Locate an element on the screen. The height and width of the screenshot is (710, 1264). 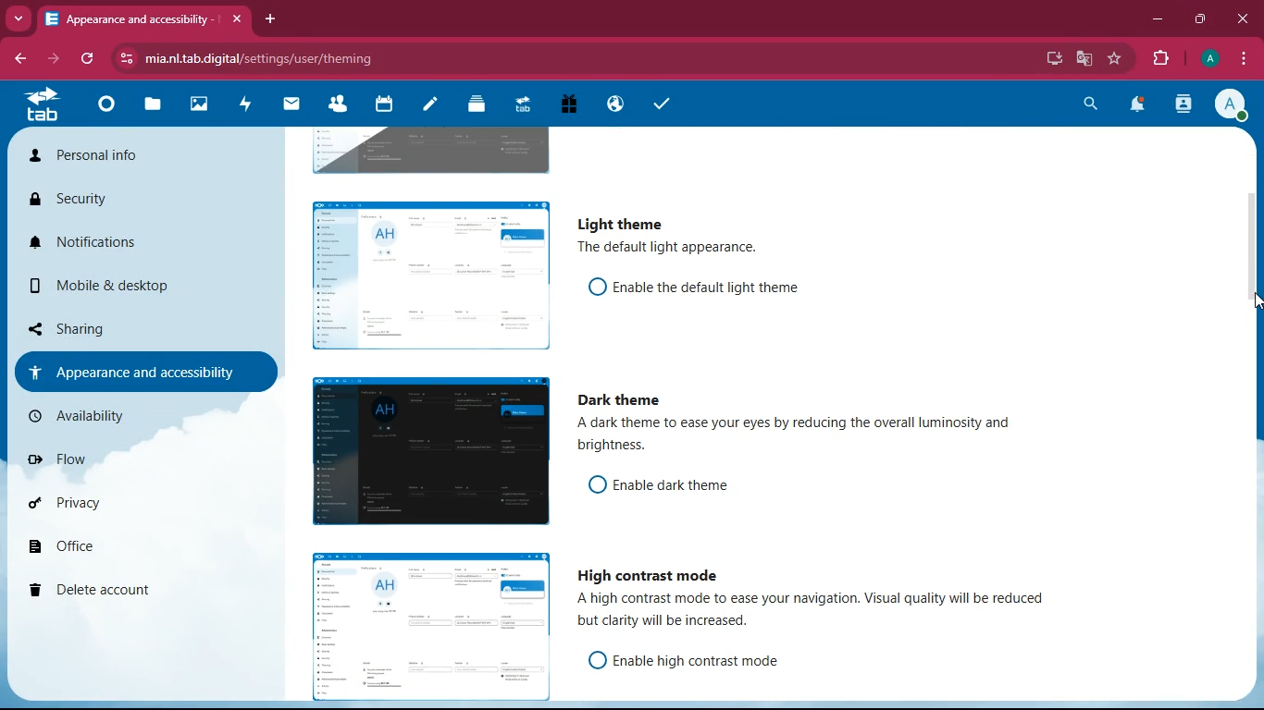
flow is located at coordinates (111, 459).